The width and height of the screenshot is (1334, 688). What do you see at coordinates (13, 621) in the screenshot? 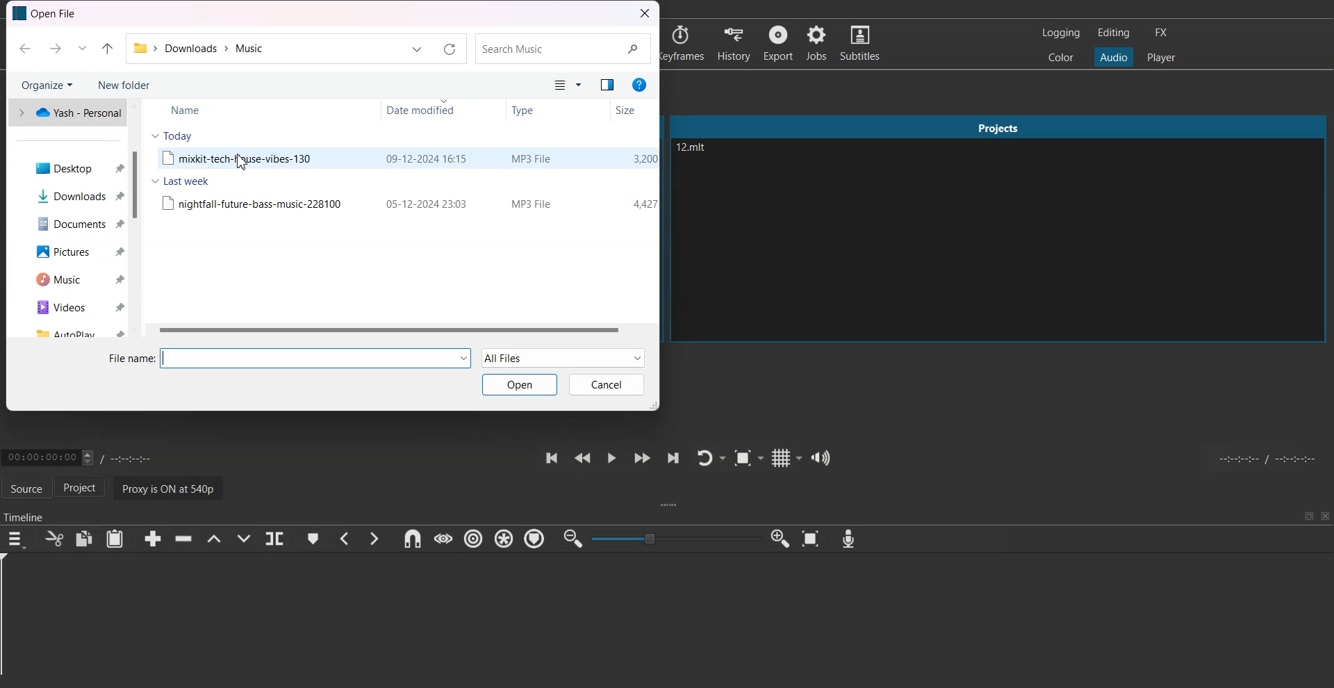
I see `Playhead` at bounding box center [13, 621].